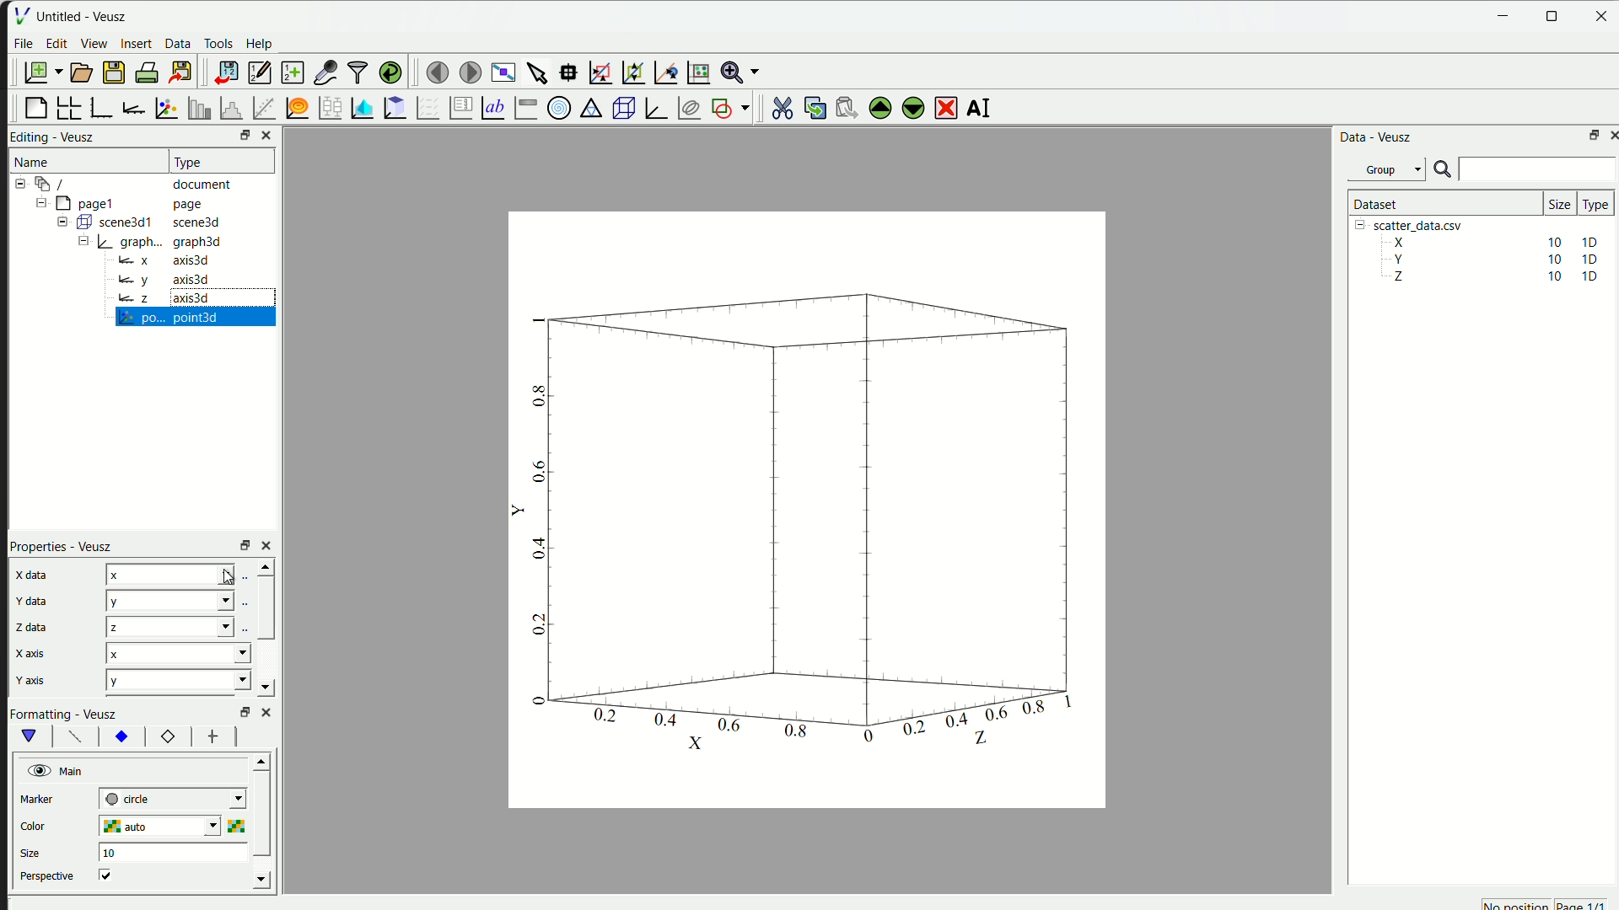 The image size is (1619, 910). Describe the element at coordinates (879, 107) in the screenshot. I see `move up the selected widget` at that location.